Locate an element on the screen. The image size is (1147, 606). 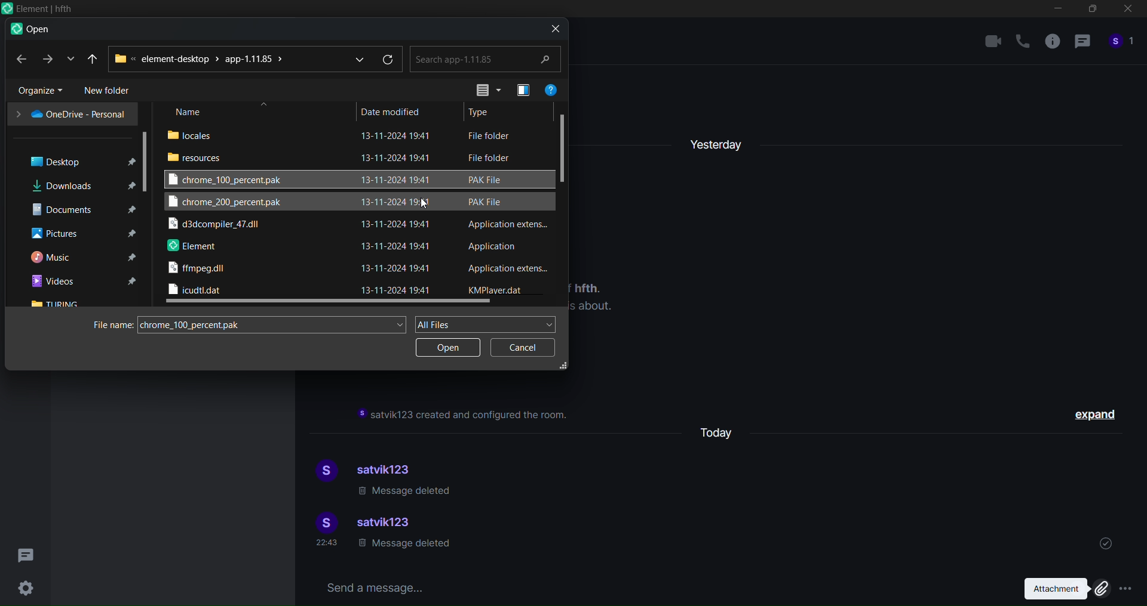
icudtl dll is located at coordinates (196, 290).